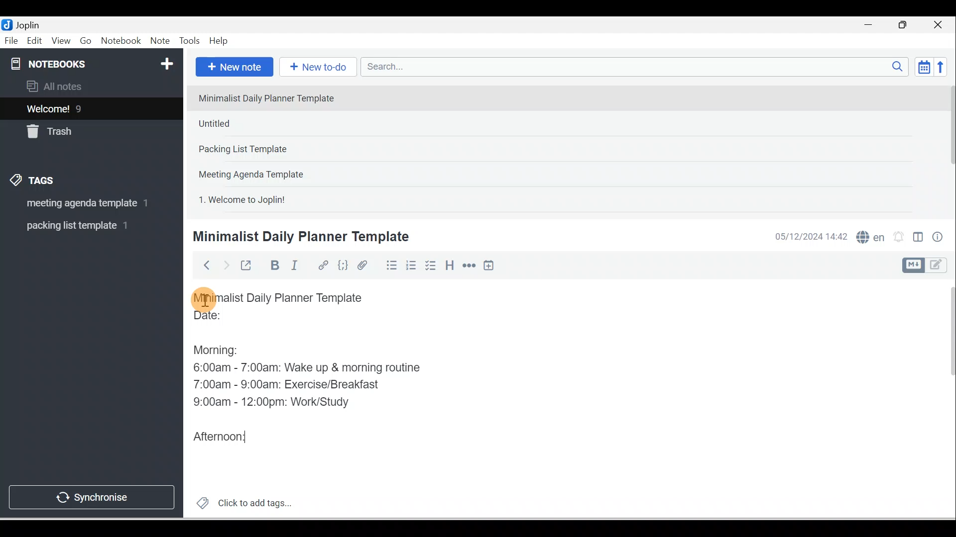 This screenshot has width=956, height=537. Describe the element at coordinates (84, 106) in the screenshot. I see `Notes` at that location.